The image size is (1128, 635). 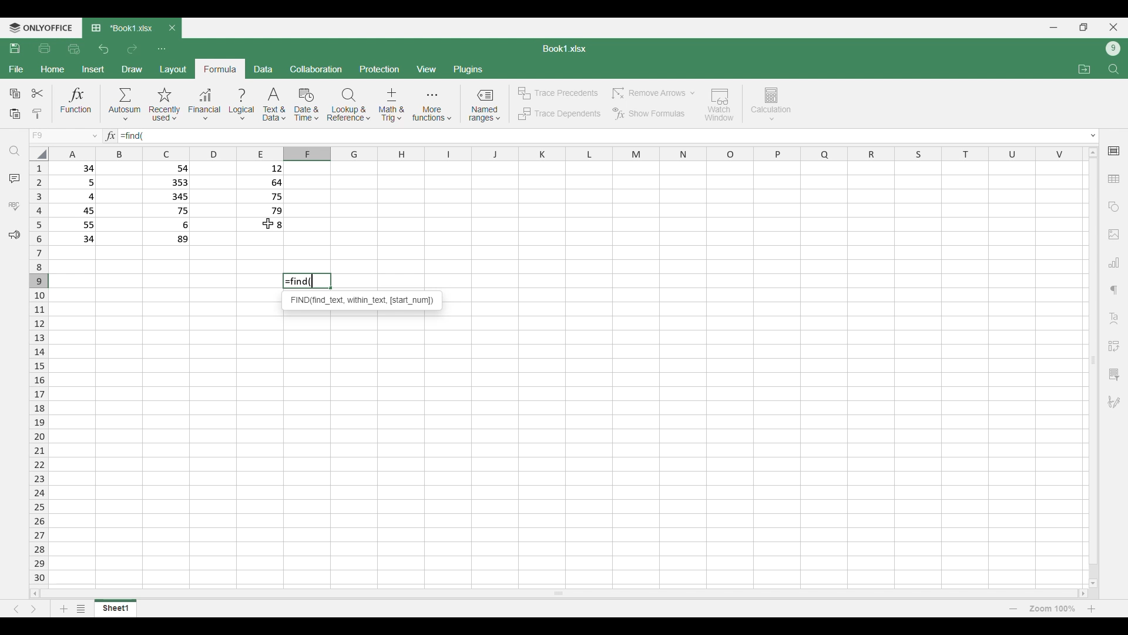 What do you see at coordinates (15, 179) in the screenshot?
I see `Comments` at bounding box center [15, 179].